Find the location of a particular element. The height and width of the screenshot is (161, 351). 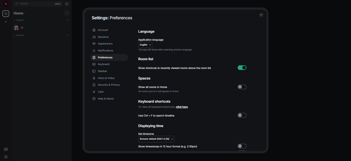

add is located at coordinates (67, 13).